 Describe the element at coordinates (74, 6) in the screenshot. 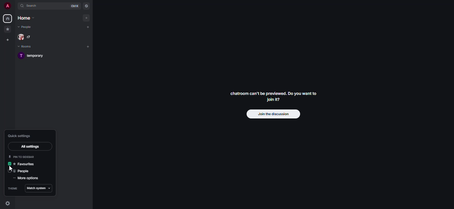

I see `ctrl K` at that location.